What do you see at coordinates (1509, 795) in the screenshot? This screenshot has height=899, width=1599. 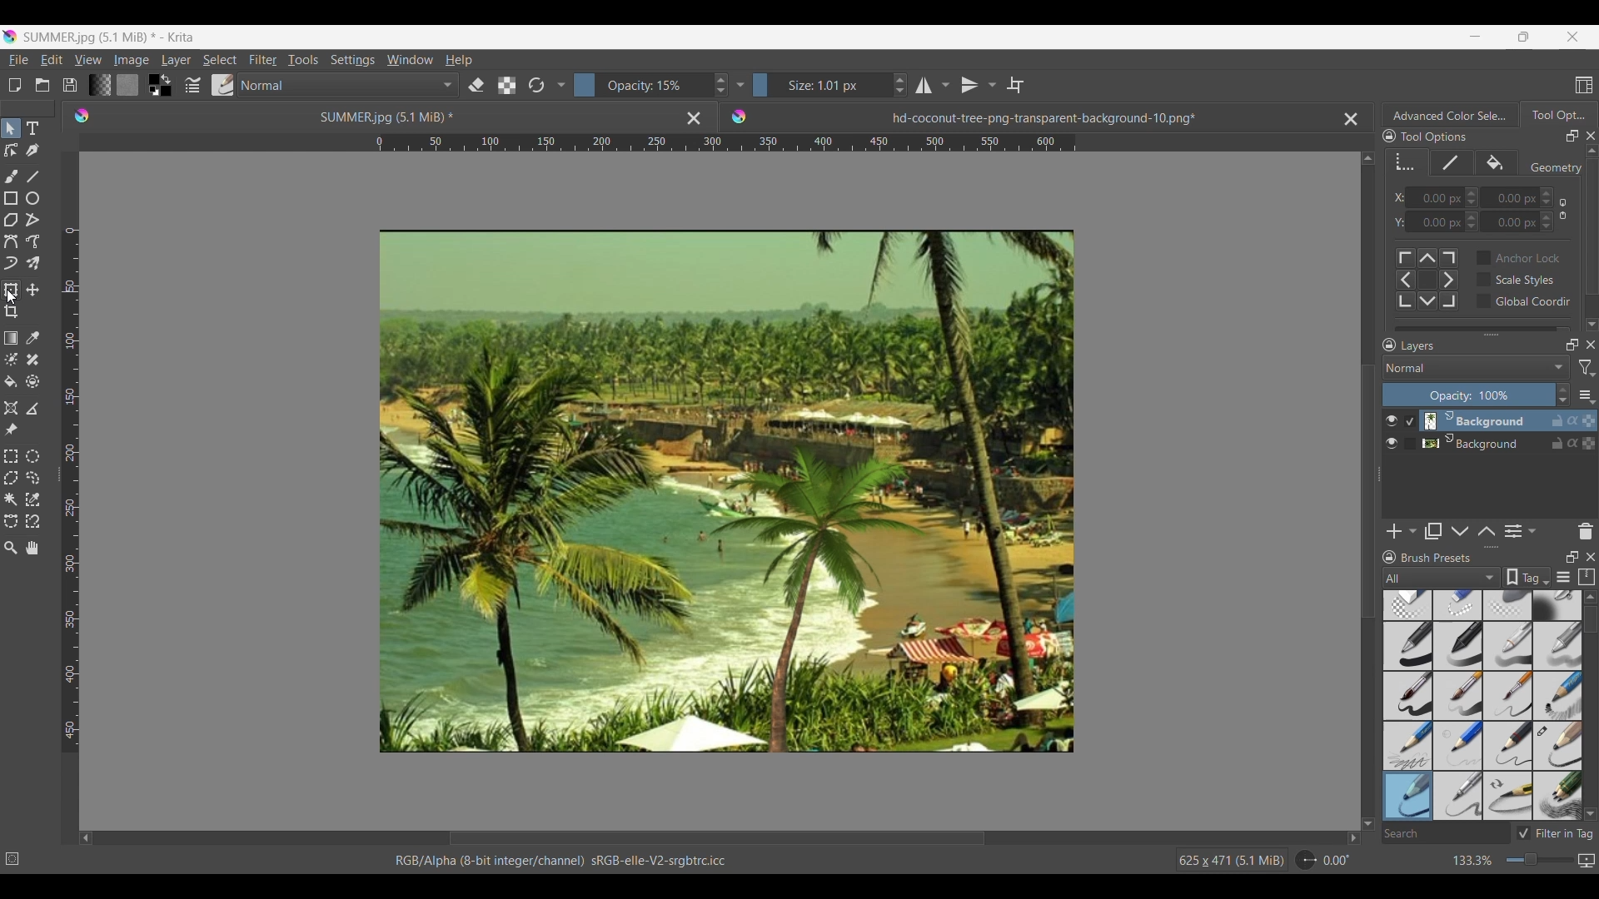 I see `pencil 6 - quick shade` at bounding box center [1509, 795].